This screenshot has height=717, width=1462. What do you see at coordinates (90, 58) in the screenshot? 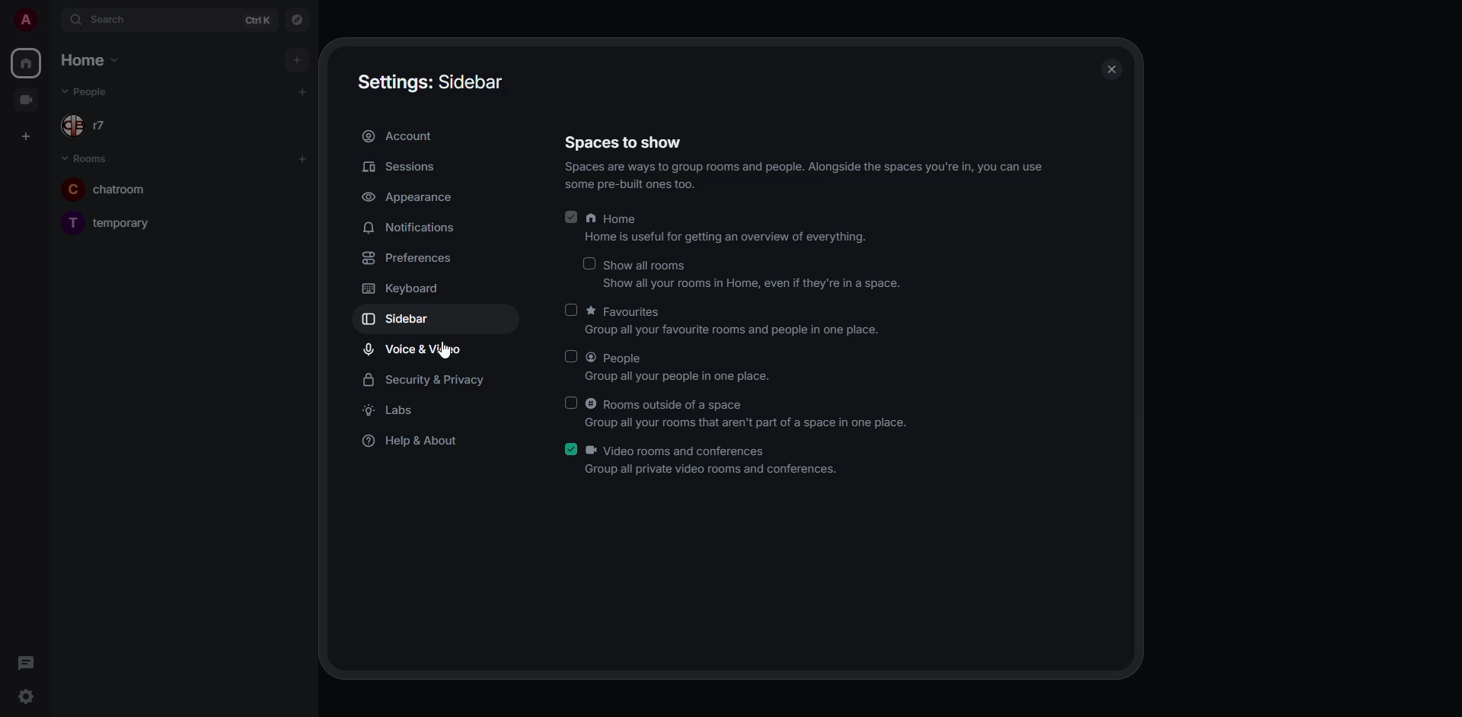
I see `home` at bounding box center [90, 58].